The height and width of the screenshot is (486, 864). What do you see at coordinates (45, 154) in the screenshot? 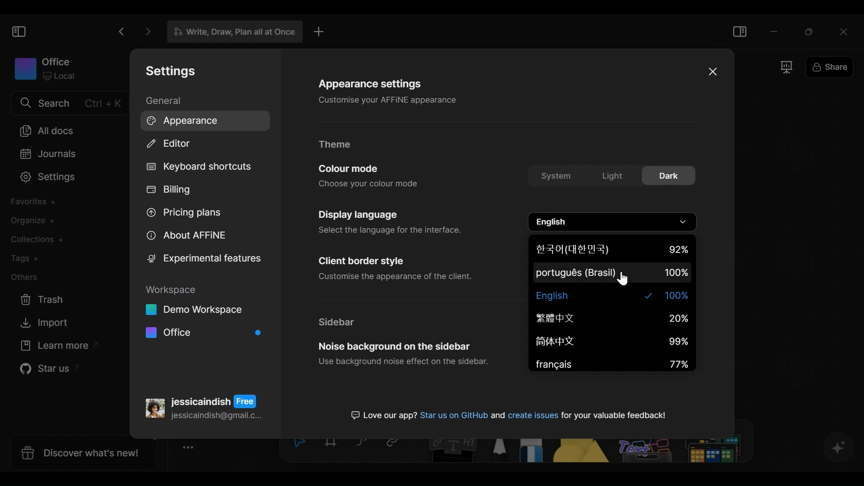
I see `Journal` at bounding box center [45, 154].